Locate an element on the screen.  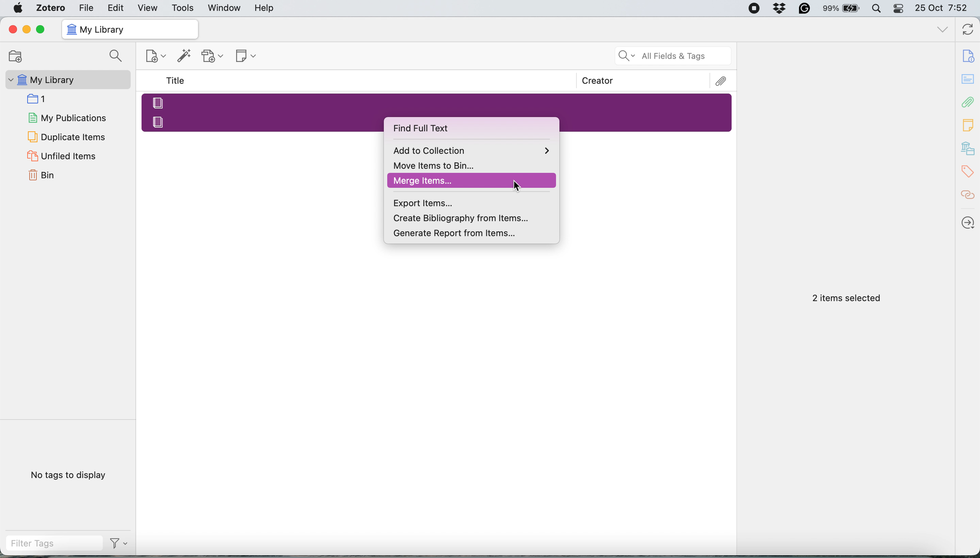
list all tabs is located at coordinates (943, 31).